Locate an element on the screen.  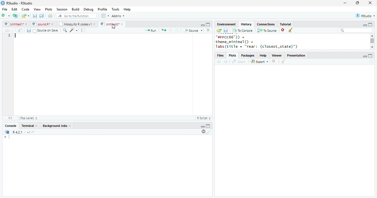
File is located at coordinates (5, 9).